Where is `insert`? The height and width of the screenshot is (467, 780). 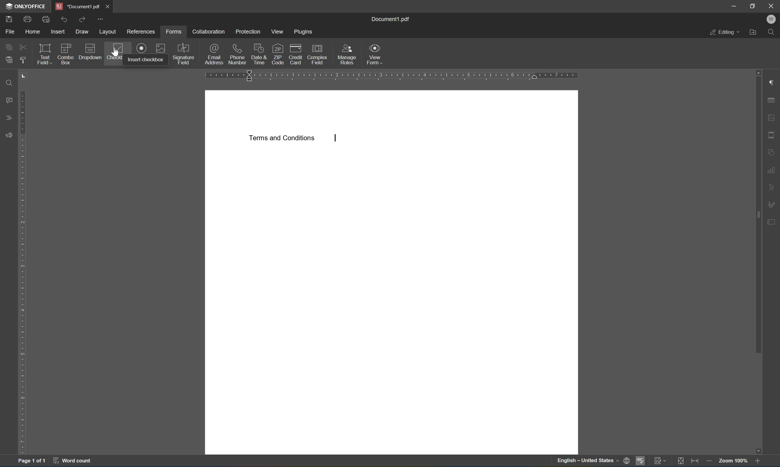
insert is located at coordinates (58, 32).